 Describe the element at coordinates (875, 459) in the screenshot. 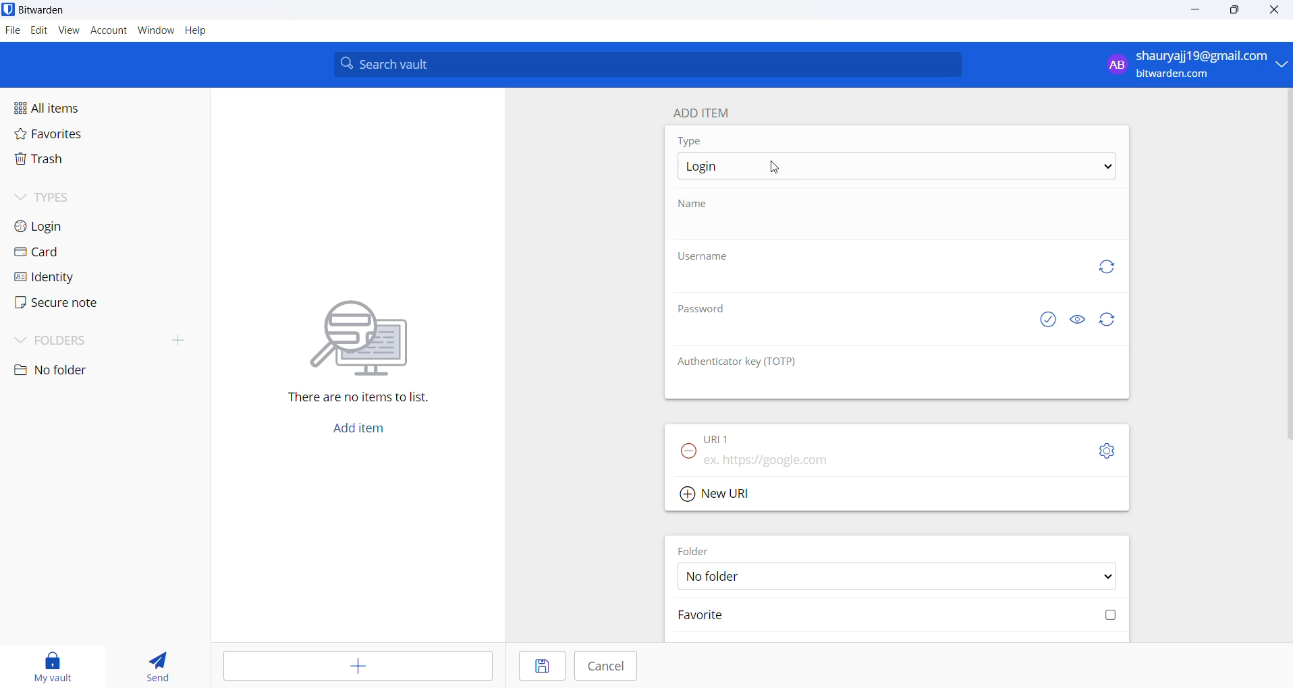

I see `url textbox` at that location.